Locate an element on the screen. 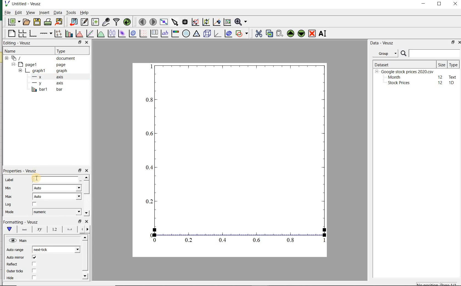 This screenshot has height=286, width=461. plot points with lines and errorbars is located at coordinates (57, 34).